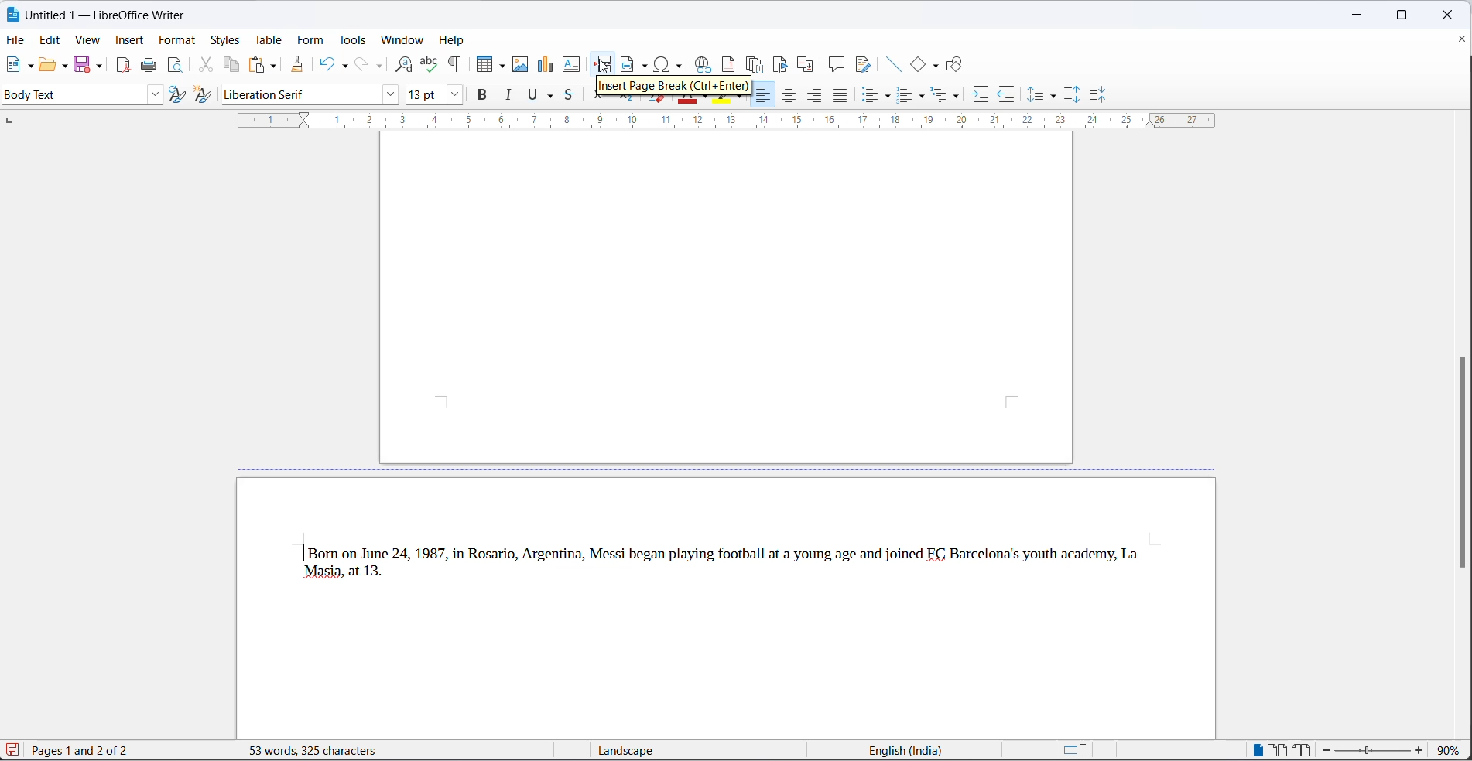 This screenshot has width=1472, height=761. What do you see at coordinates (296, 94) in the screenshot?
I see `font name` at bounding box center [296, 94].